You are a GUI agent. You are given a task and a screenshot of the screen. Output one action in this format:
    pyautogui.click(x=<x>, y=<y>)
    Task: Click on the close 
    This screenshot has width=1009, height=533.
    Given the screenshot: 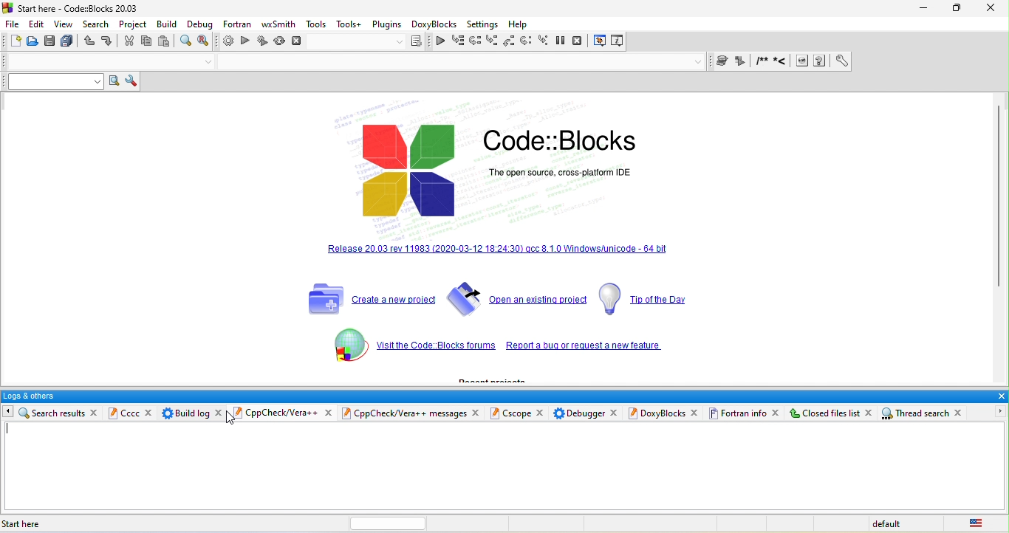 What is the action you would take?
    pyautogui.click(x=222, y=414)
    